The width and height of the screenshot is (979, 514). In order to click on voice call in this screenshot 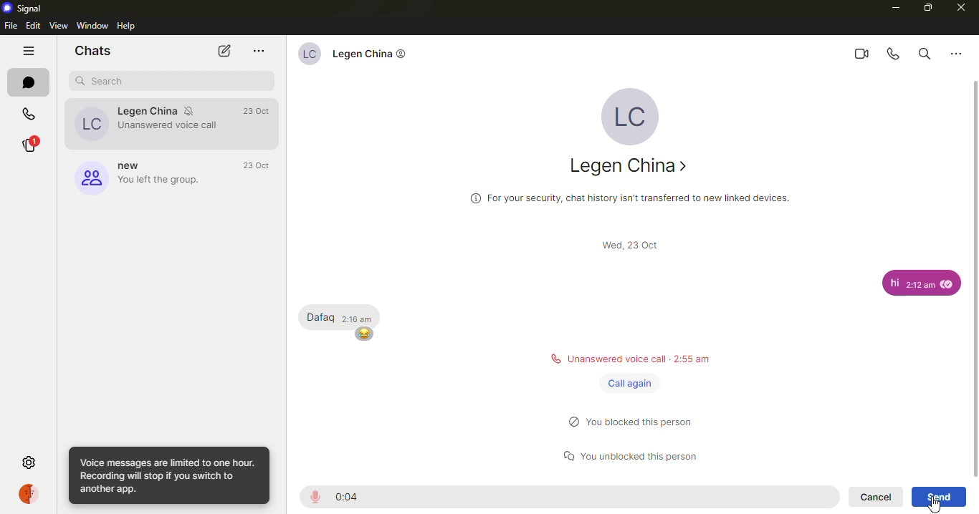, I will do `click(894, 52)`.